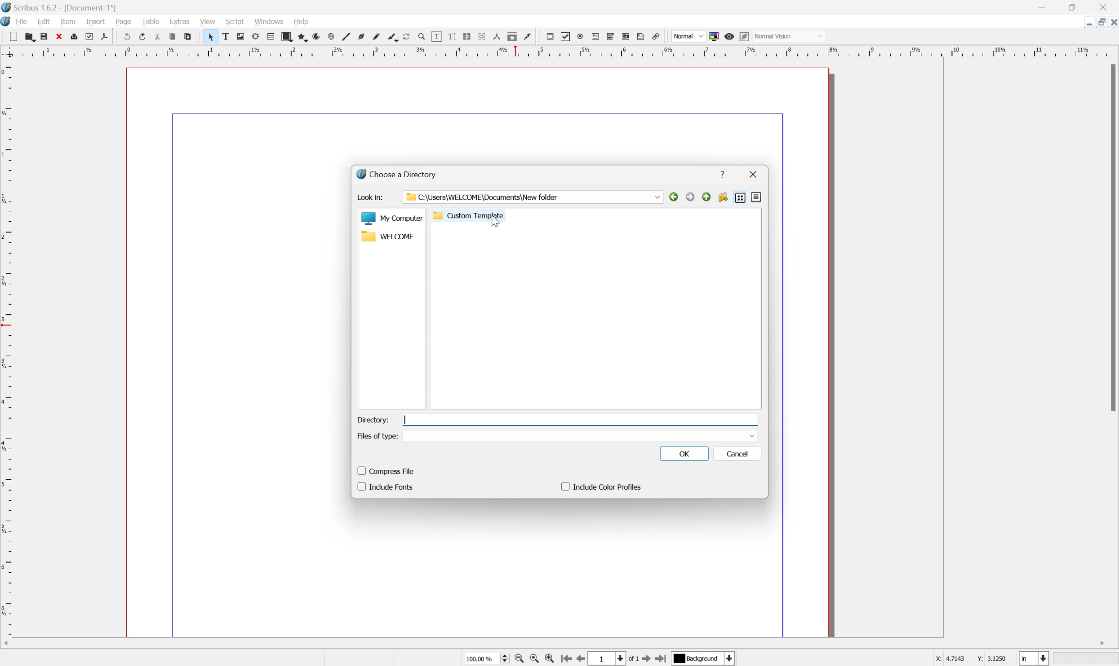 The height and width of the screenshot is (666, 1119). What do you see at coordinates (1105, 7) in the screenshot?
I see `Close` at bounding box center [1105, 7].